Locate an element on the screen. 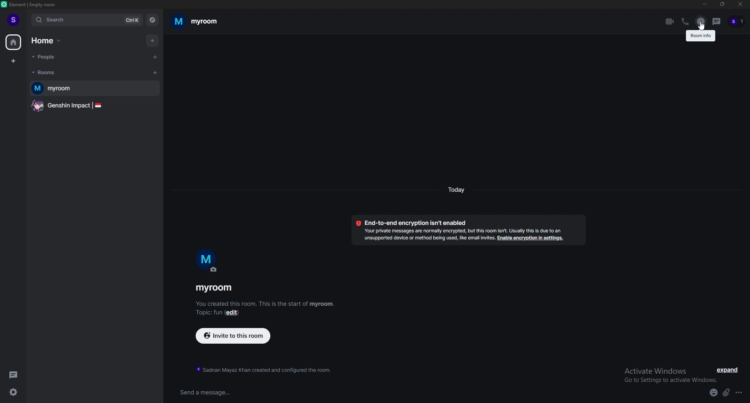  people is located at coordinates (738, 22).